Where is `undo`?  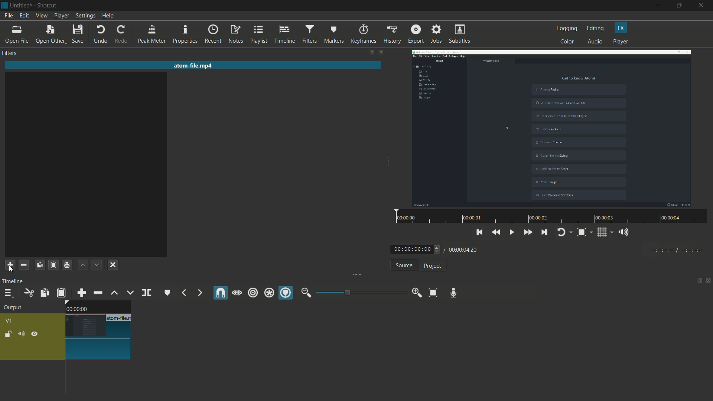
undo is located at coordinates (100, 34).